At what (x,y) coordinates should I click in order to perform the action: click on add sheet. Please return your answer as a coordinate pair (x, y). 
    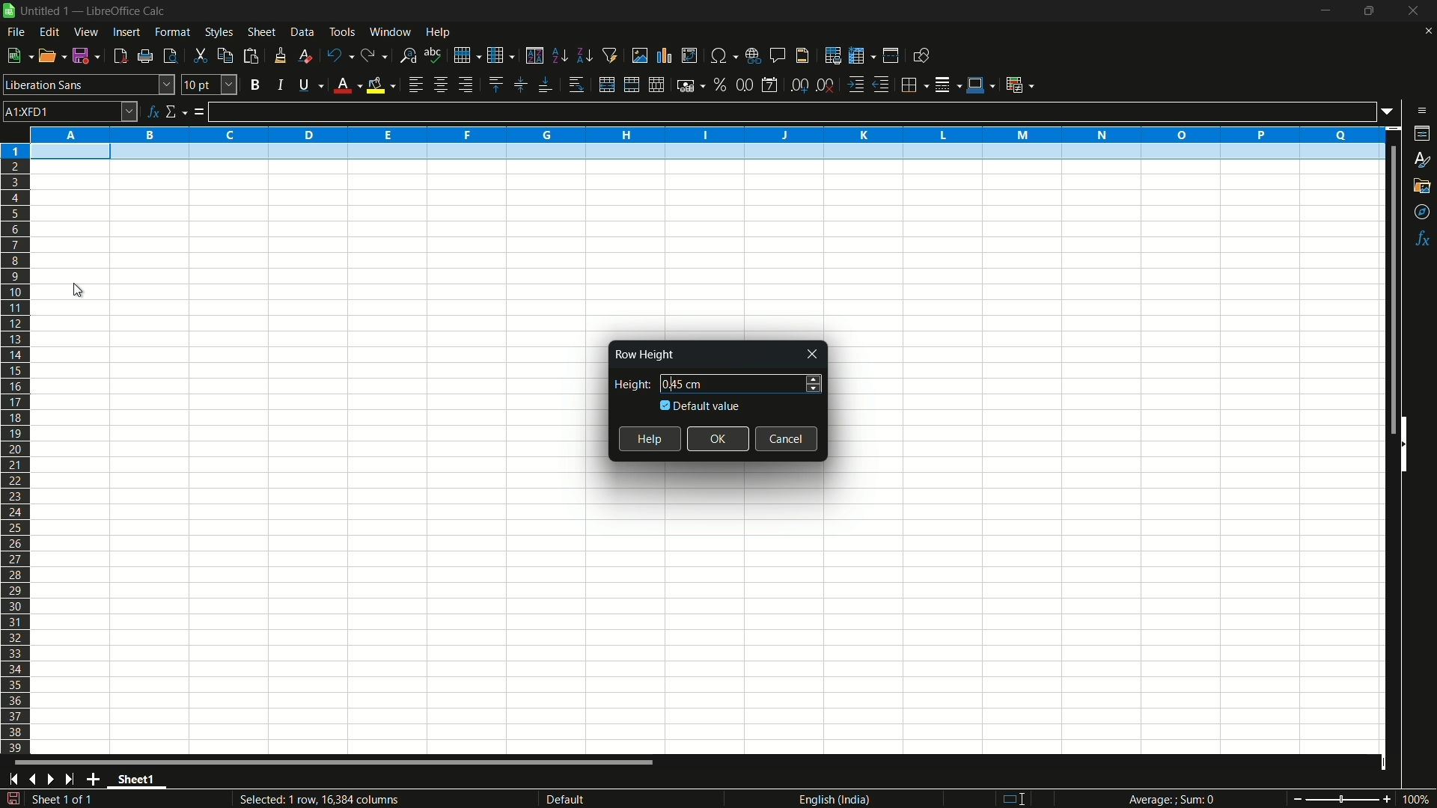
    Looking at the image, I should click on (97, 779).